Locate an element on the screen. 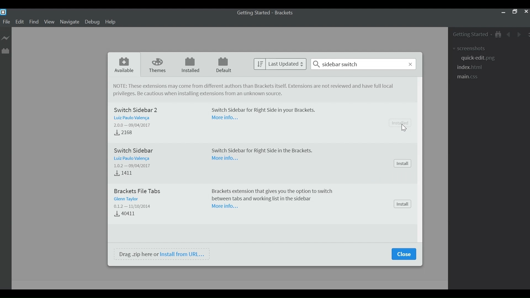 The image size is (530, 298). extensions is located at coordinates (474, 48).